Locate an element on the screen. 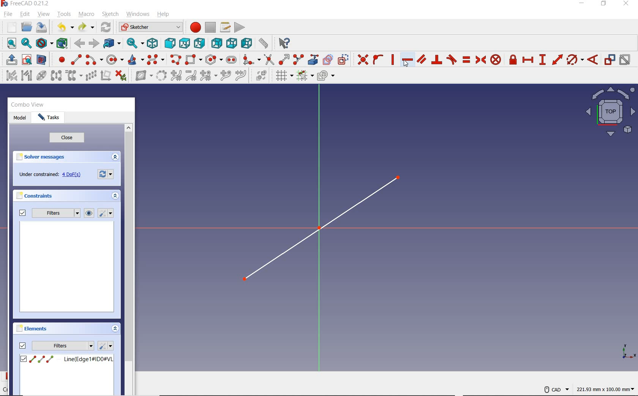 This screenshot has width=638, height=396. DELETE ALL CONSTRAINTS is located at coordinates (121, 75).